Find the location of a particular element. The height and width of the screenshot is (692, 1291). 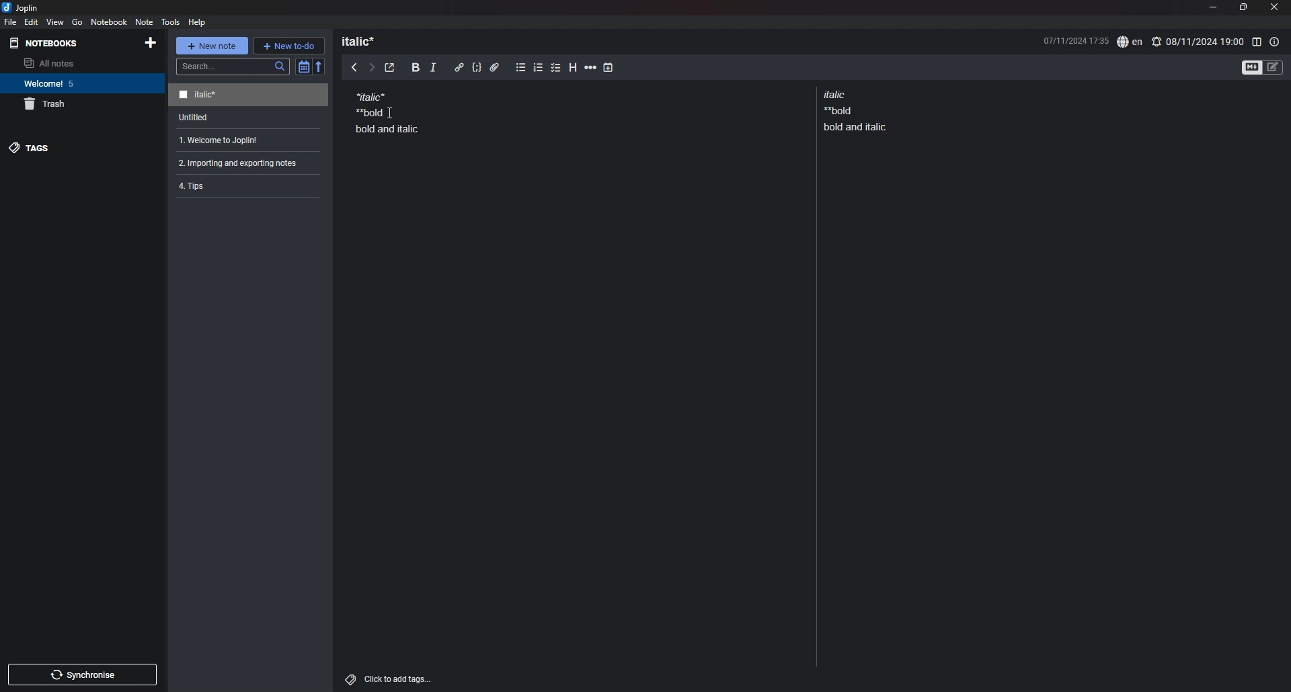

bullet list is located at coordinates (520, 68).